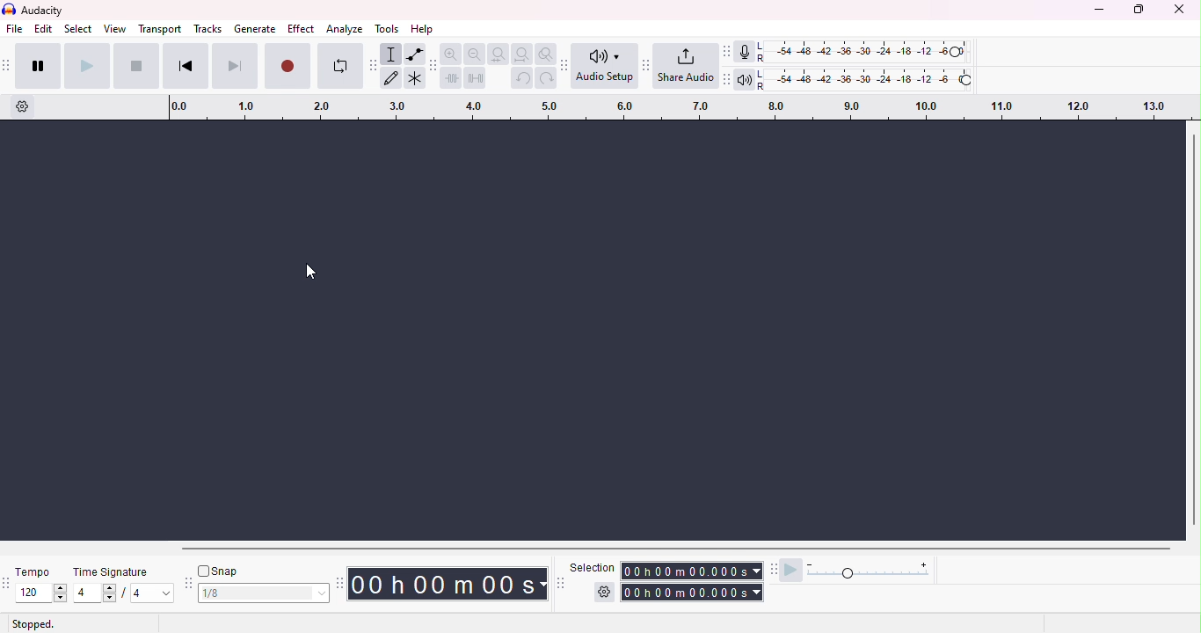 The image size is (1201, 633). What do you see at coordinates (375, 66) in the screenshot?
I see `tools tool bar` at bounding box center [375, 66].